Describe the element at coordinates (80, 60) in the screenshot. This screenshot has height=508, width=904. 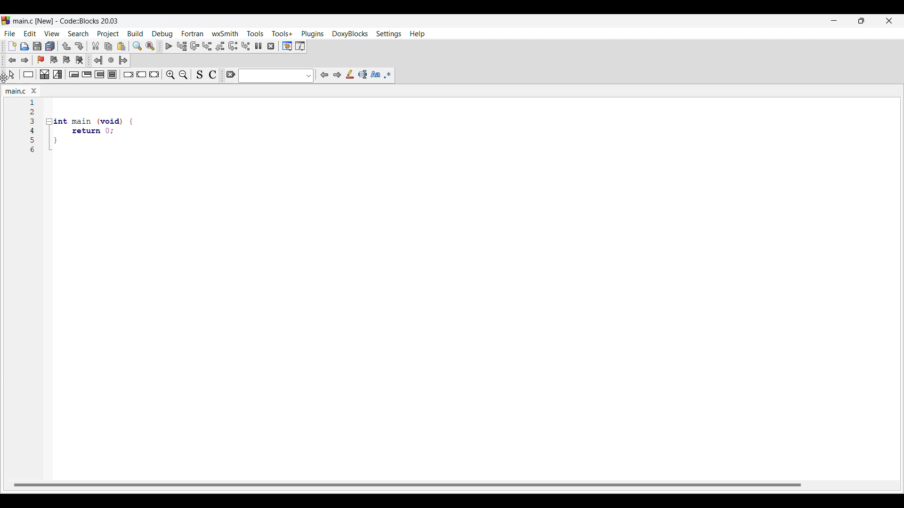
I see `Clear bookmarks` at that location.